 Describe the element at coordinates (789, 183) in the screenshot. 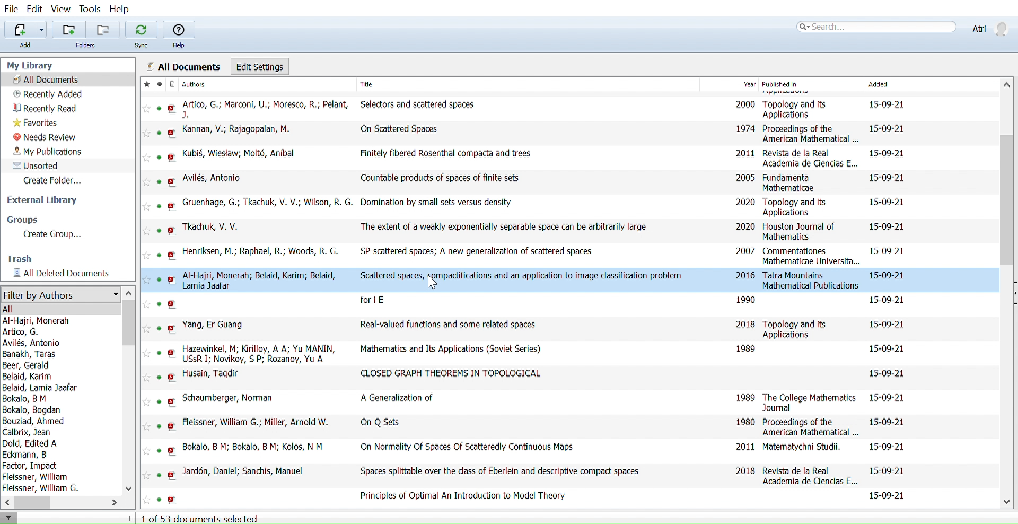

I see `Fundamenta Mathematicae` at that location.